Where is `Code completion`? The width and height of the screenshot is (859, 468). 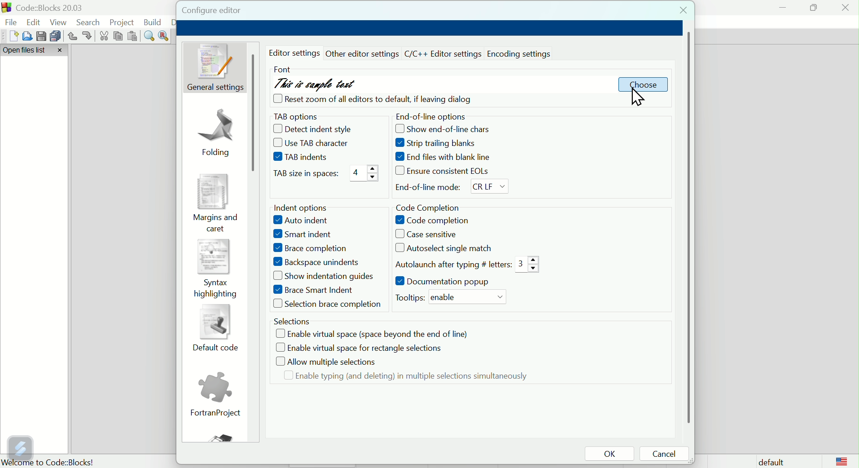
Code completion is located at coordinates (433, 220).